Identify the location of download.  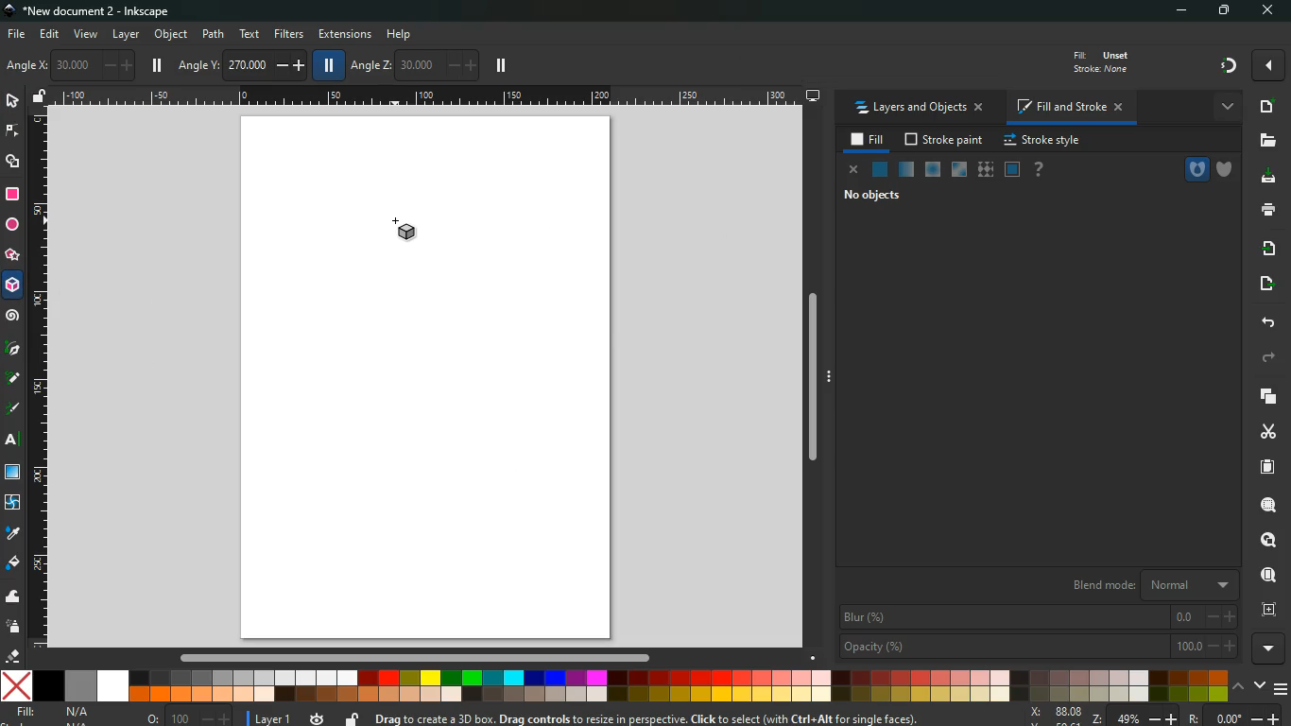
(1265, 177).